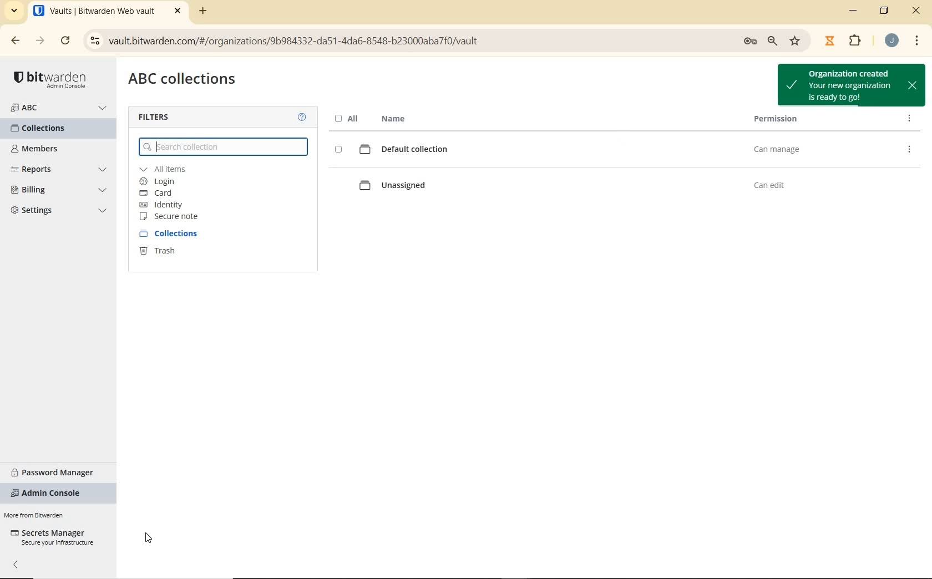 This screenshot has width=932, height=579. What do you see at coordinates (168, 218) in the screenshot?
I see `secure note` at bounding box center [168, 218].